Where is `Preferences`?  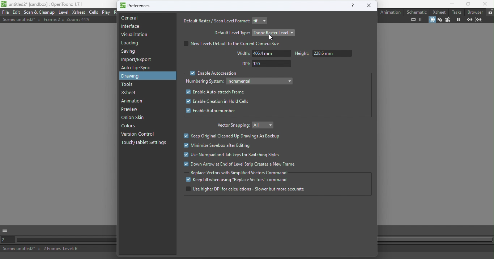 Preferences is located at coordinates (136, 5).